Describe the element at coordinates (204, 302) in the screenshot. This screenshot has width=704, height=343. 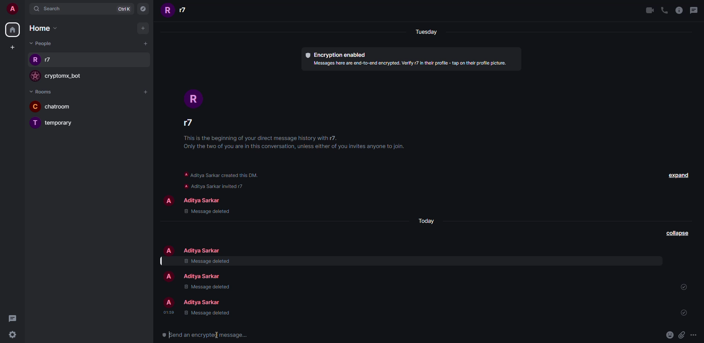
I see `people` at that location.